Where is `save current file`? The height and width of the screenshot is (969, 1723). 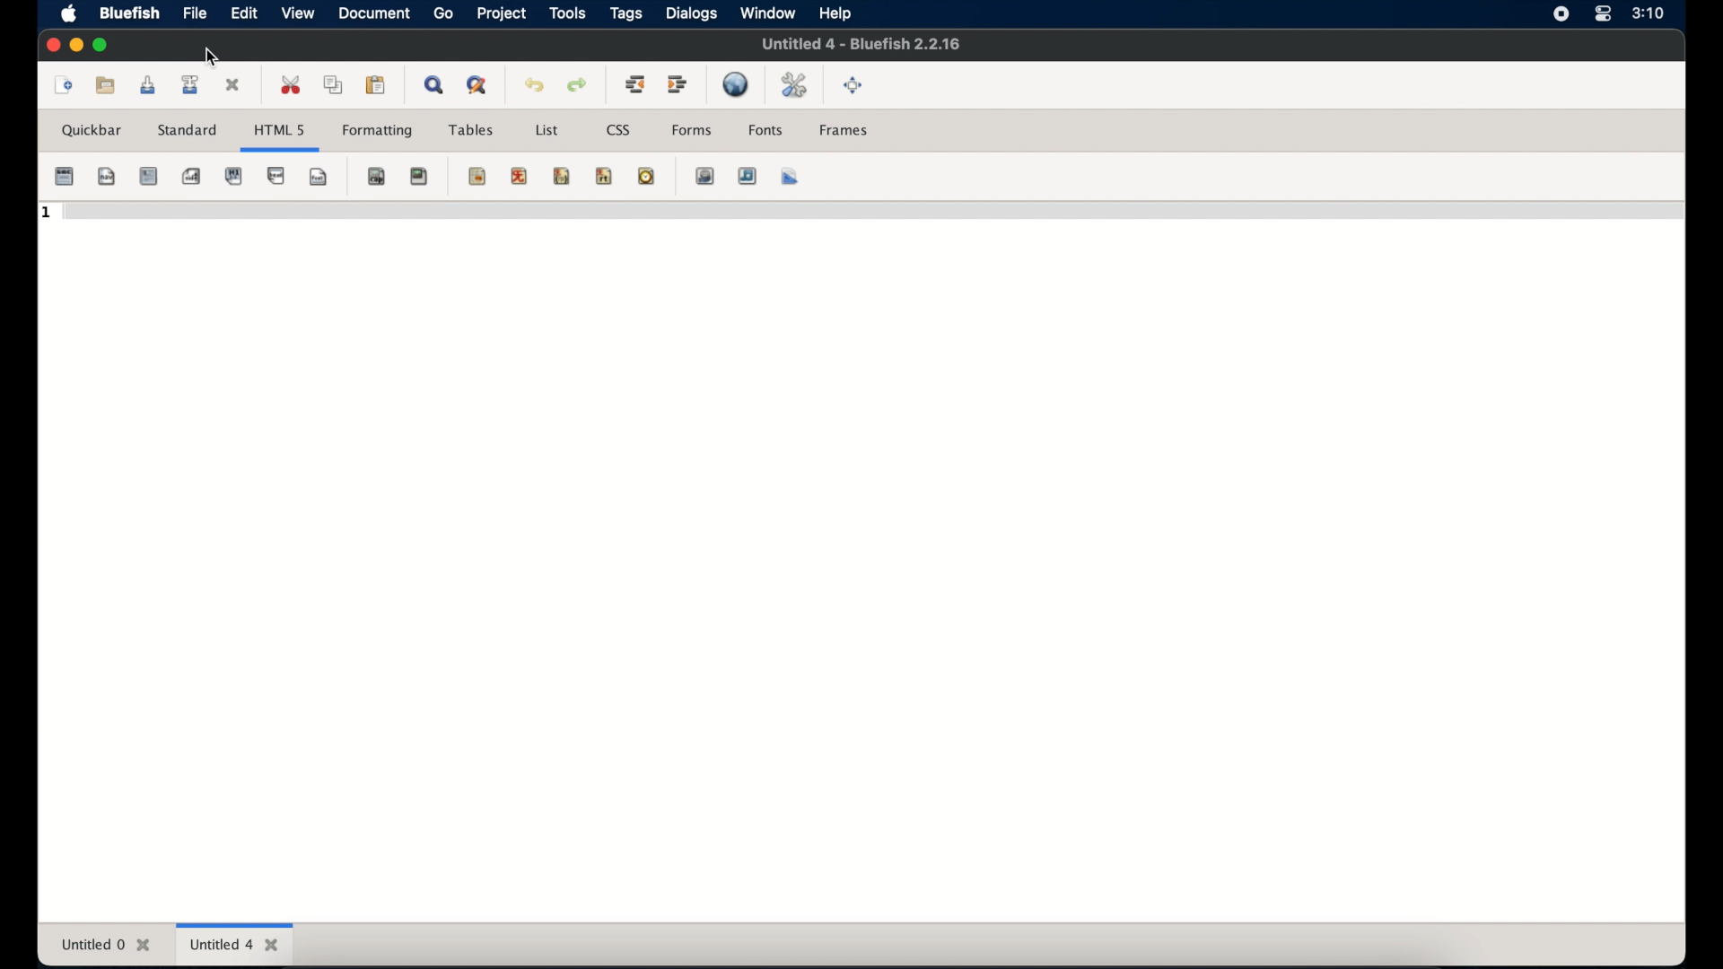 save current file is located at coordinates (148, 85).